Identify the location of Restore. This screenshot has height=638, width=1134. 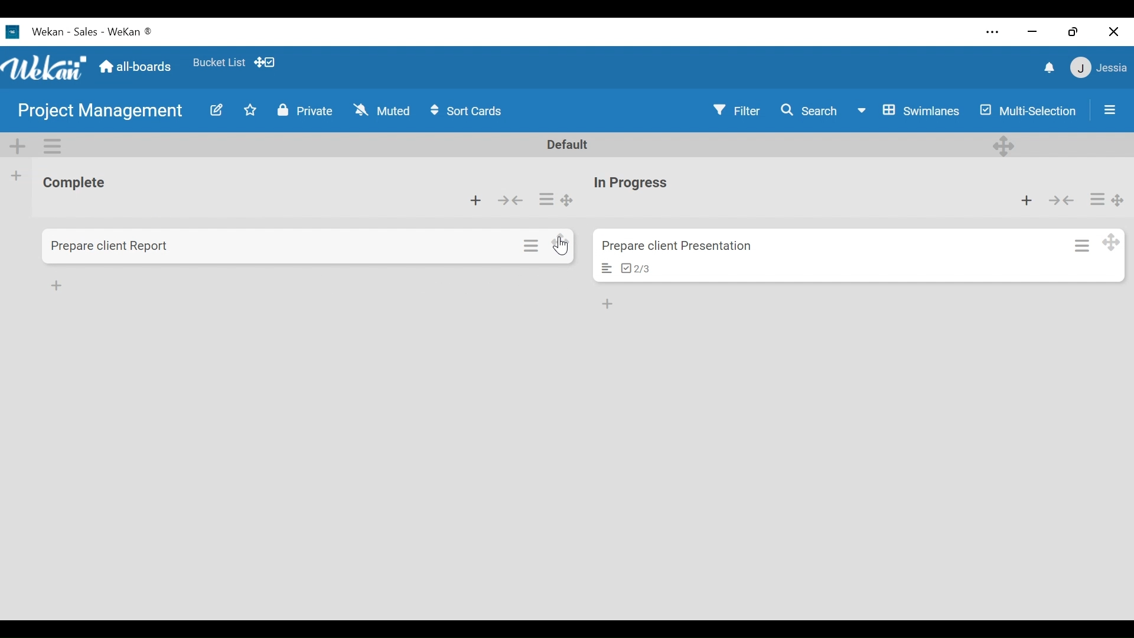
(1070, 29).